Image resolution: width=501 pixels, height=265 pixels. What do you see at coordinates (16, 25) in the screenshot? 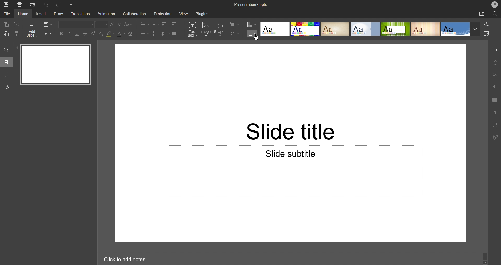
I see `Cut` at bounding box center [16, 25].